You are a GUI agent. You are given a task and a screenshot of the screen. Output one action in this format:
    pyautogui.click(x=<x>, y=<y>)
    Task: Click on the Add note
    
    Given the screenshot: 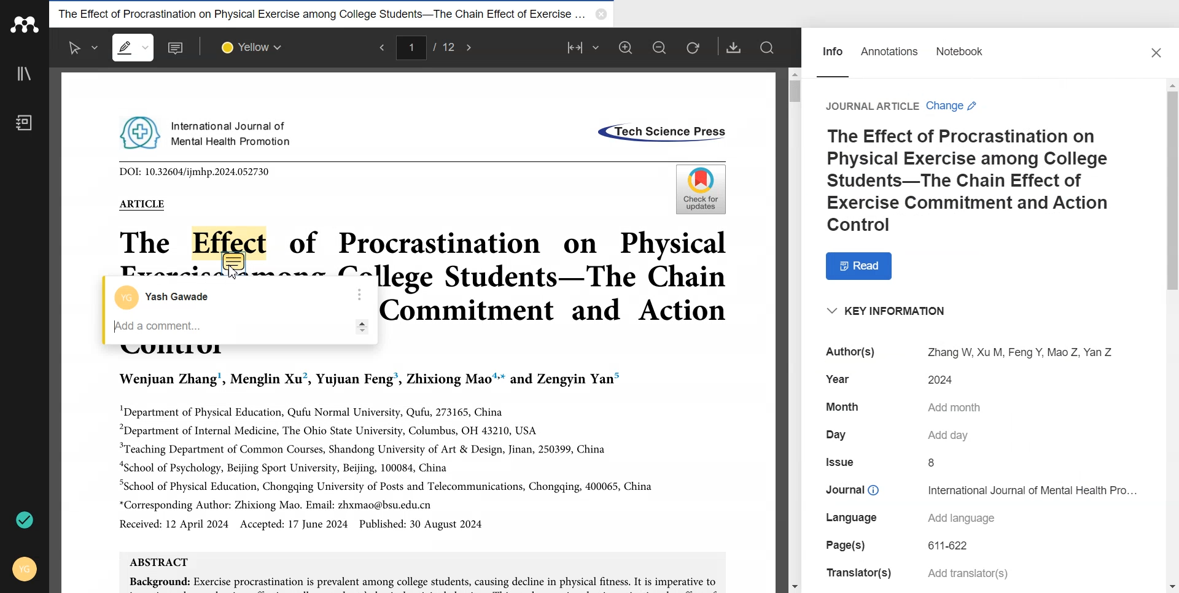 What is the action you would take?
    pyautogui.click(x=177, y=48)
    